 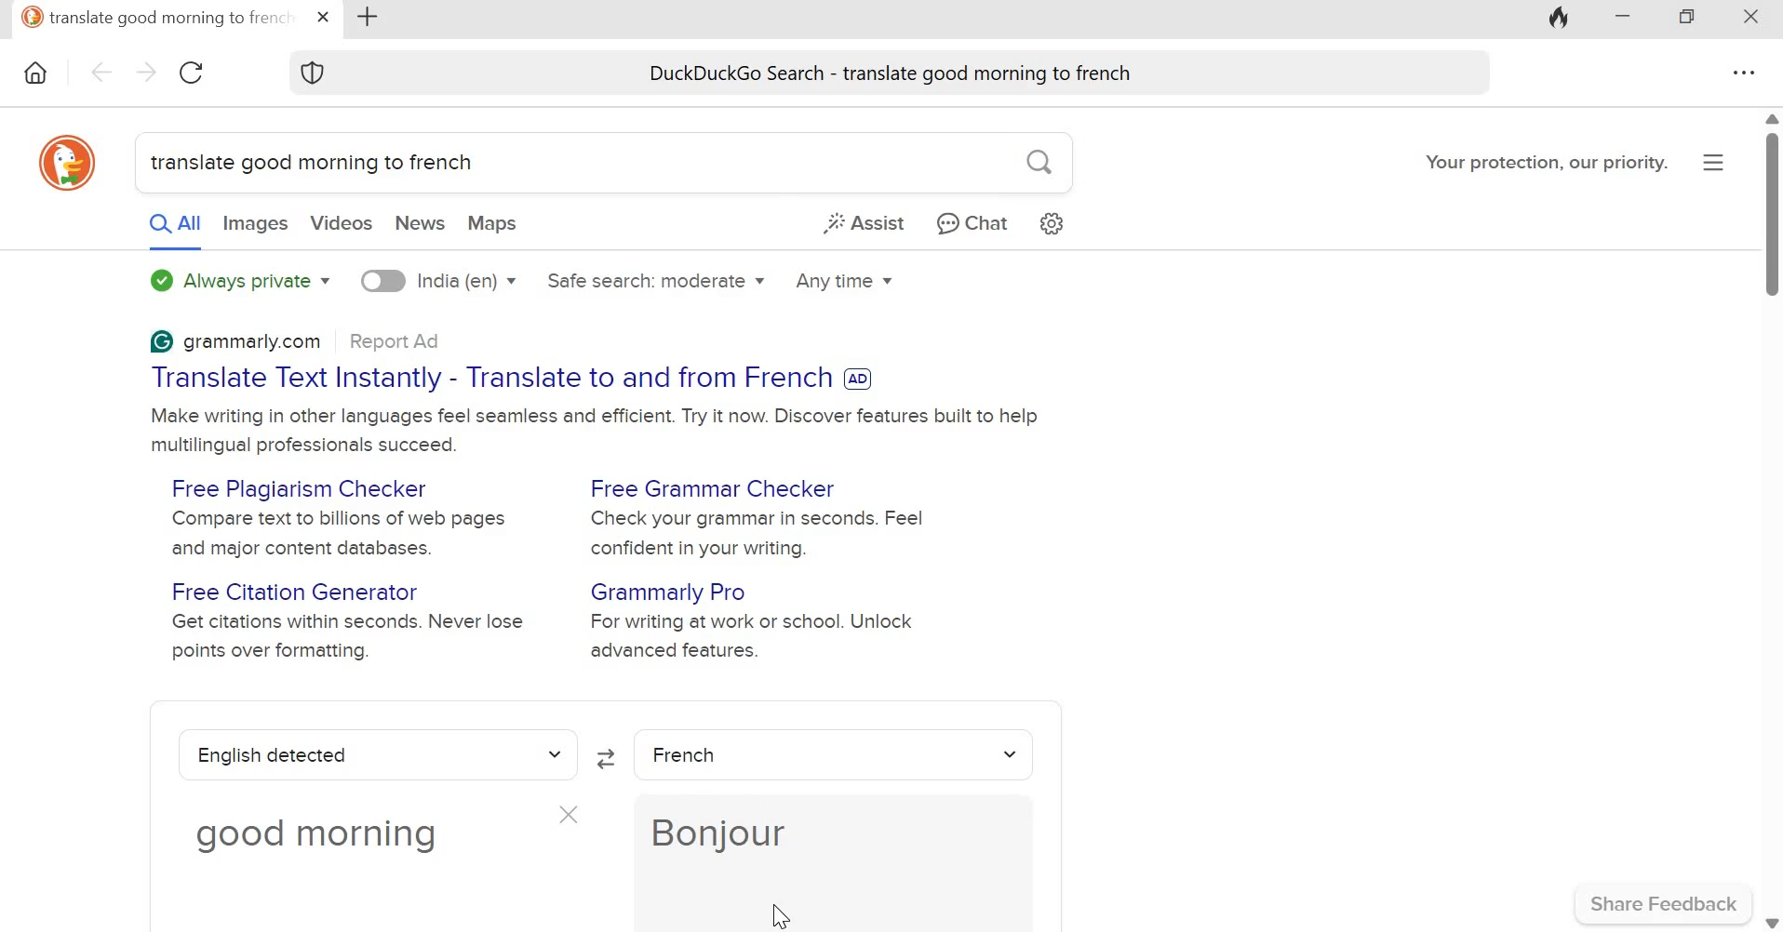 What do you see at coordinates (355, 637) in the screenshot?
I see `Get citations within seconds. Never lose points over formatting` at bounding box center [355, 637].